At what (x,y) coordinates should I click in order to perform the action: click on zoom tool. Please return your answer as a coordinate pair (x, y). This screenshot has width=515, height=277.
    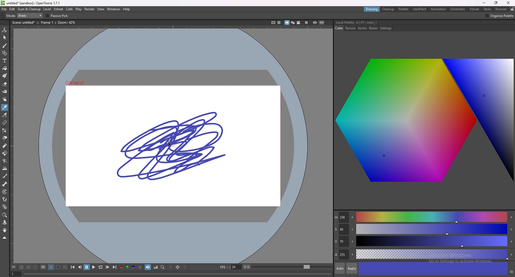
    Looking at the image, I should click on (5, 215).